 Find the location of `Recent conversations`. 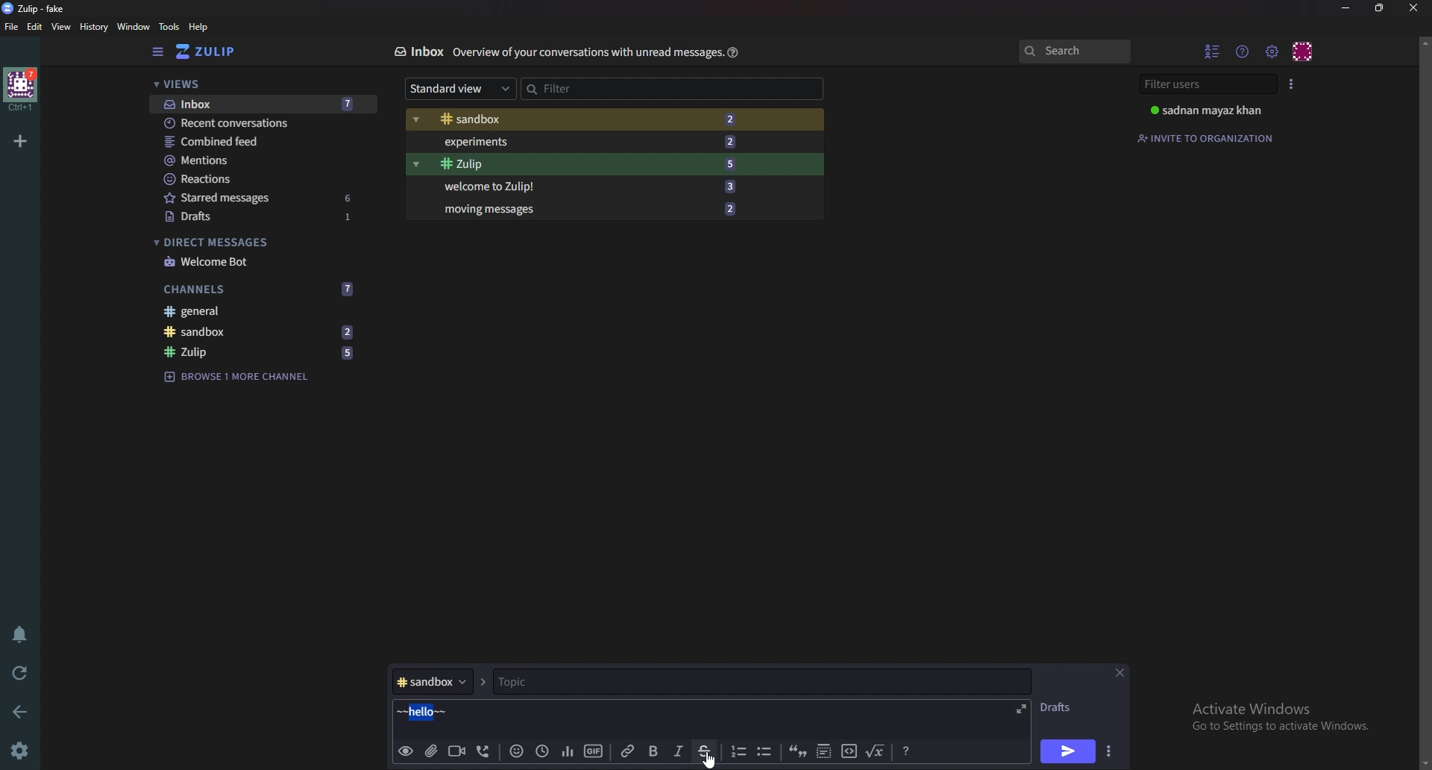

Recent conversations is located at coordinates (268, 123).